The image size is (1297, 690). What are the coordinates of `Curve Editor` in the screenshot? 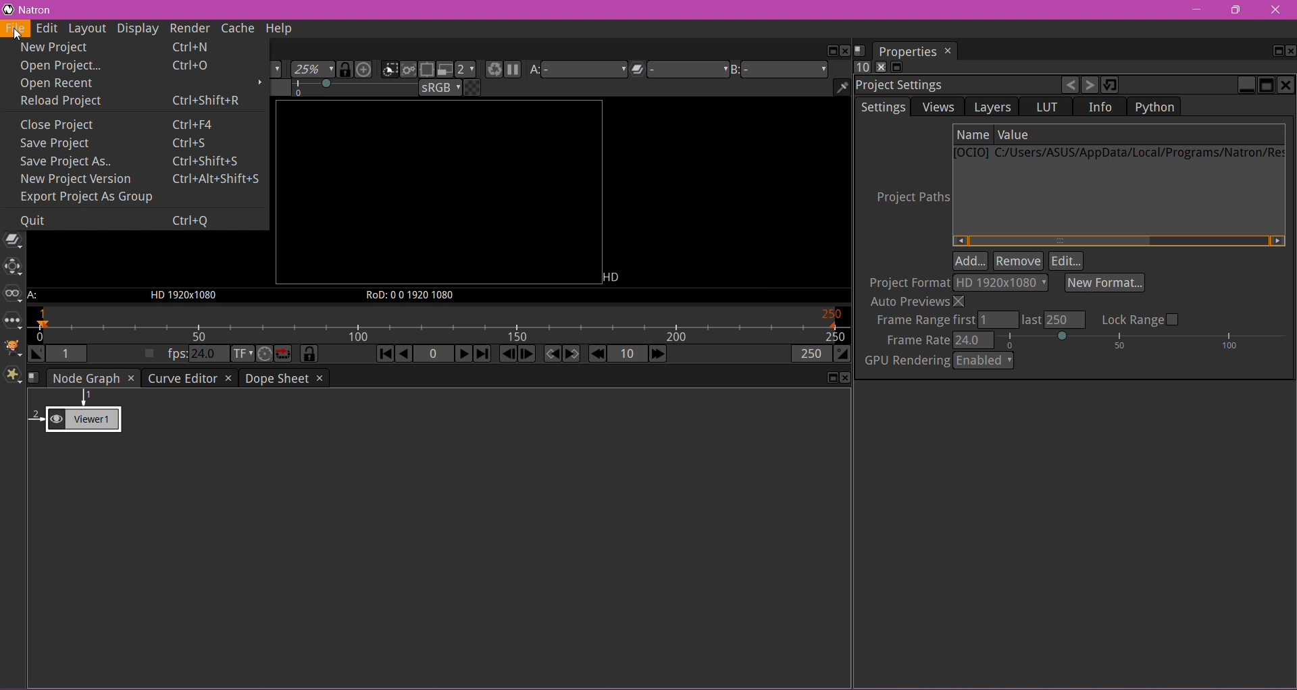 It's located at (182, 378).